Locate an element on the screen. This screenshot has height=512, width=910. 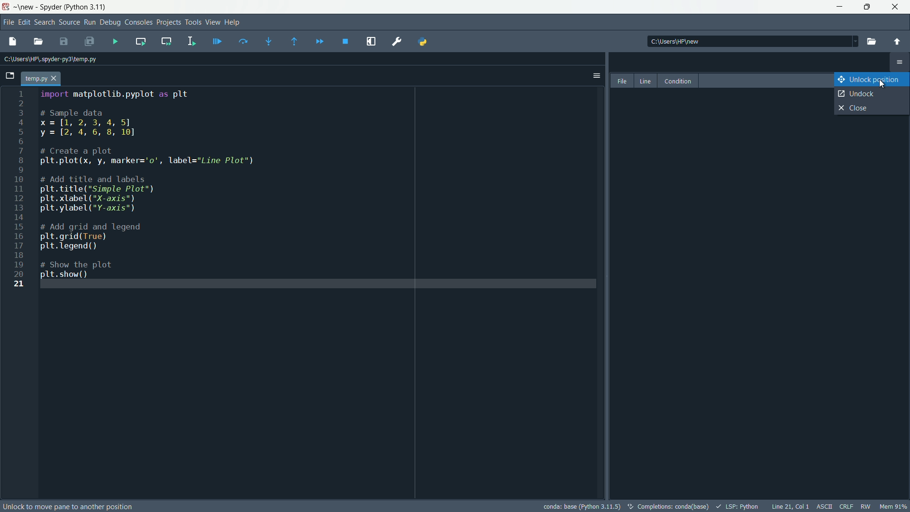
edit menu is located at coordinates (25, 21).